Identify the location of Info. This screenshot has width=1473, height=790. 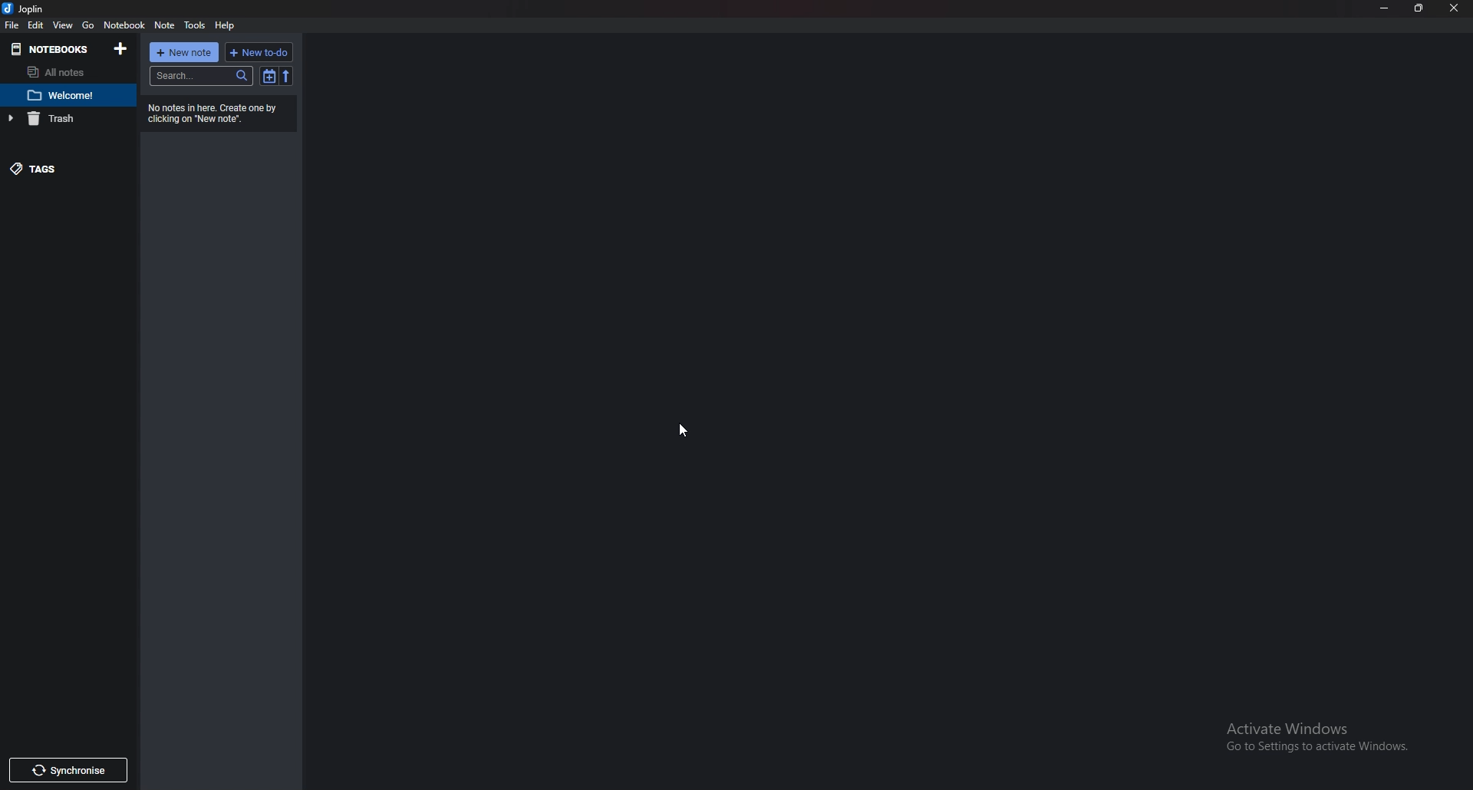
(211, 114).